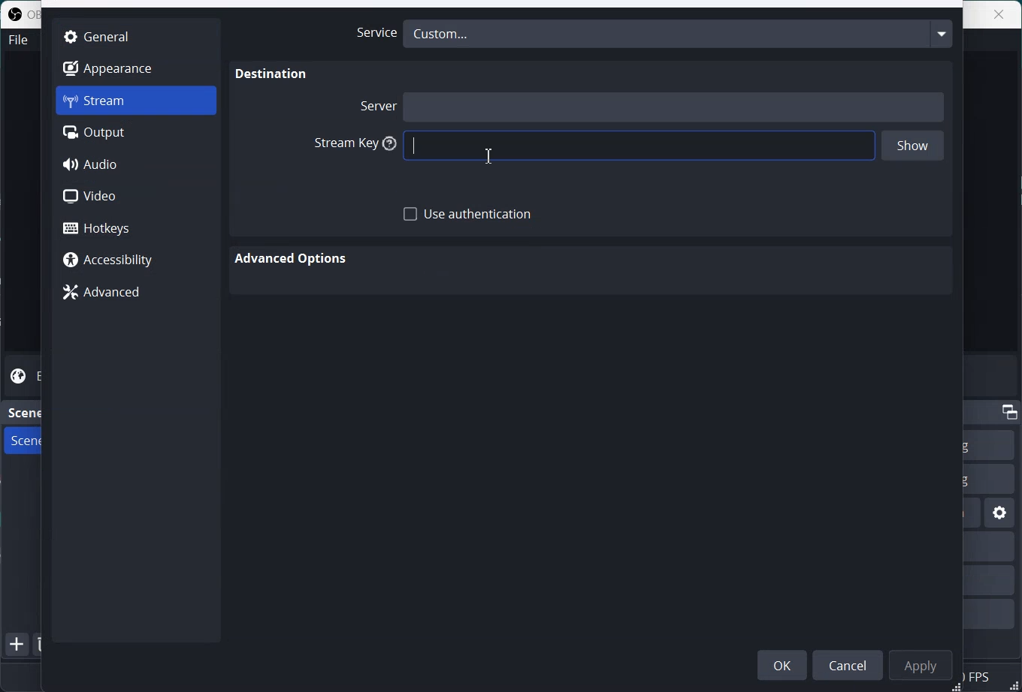 This screenshot has width=1022, height=692. Describe the element at coordinates (675, 106) in the screenshot. I see `Server name` at that location.